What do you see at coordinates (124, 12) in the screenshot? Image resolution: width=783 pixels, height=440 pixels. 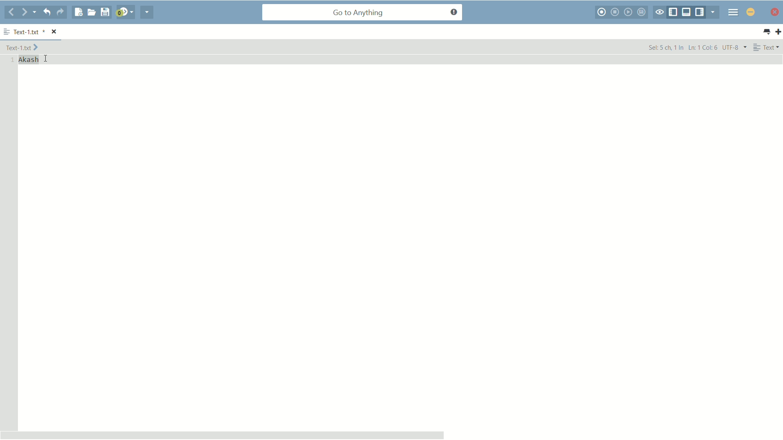 I see `jump to next syntax checking result` at bounding box center [124, 12].